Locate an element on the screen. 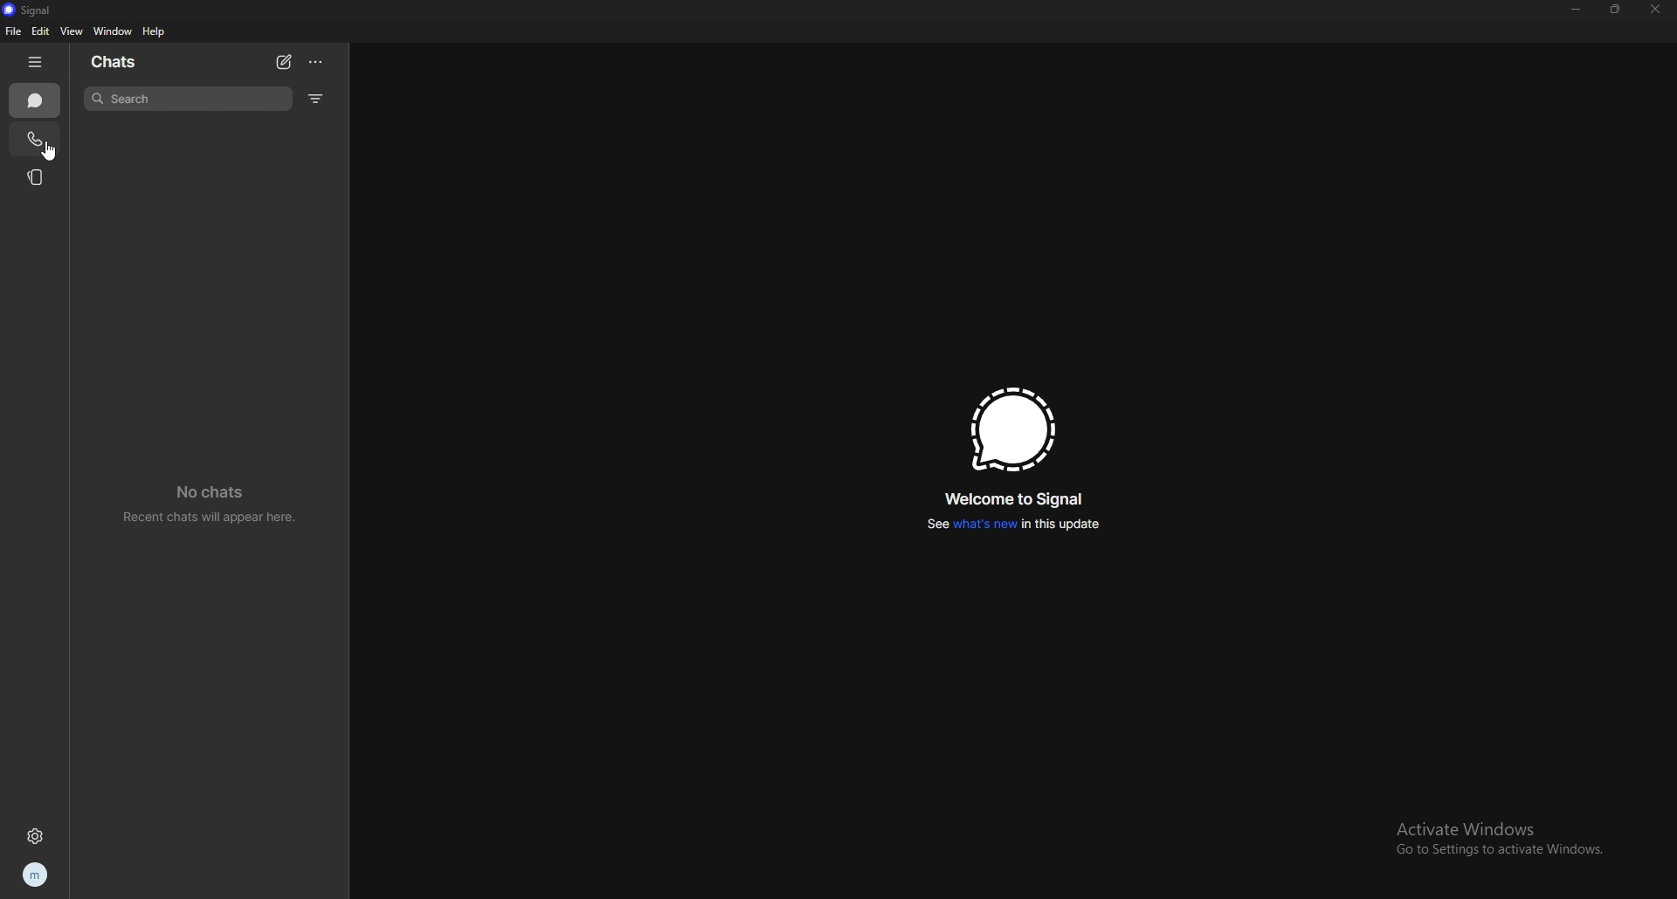 This screenshot has width=1677, height=899. settings is located at coordinates (35, 837).